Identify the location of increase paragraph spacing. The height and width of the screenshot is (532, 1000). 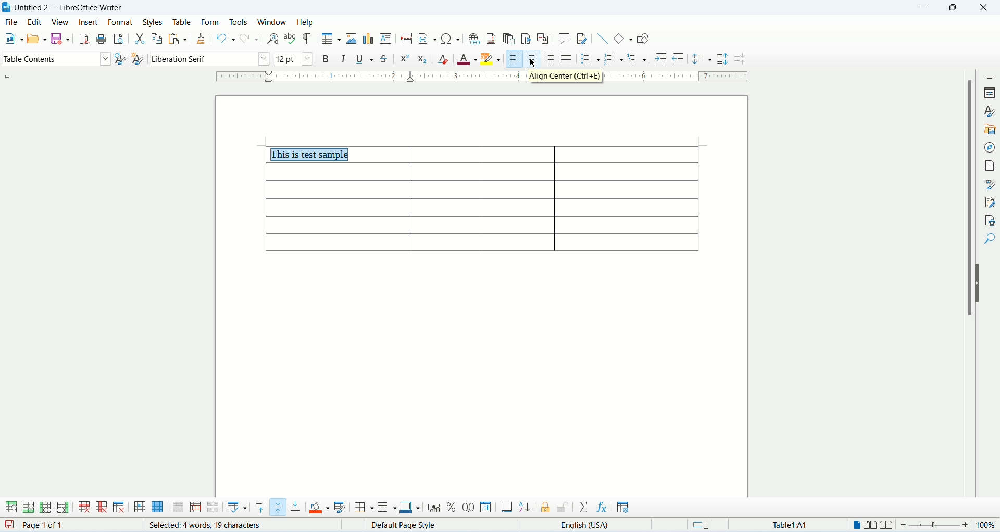
(723, 59).